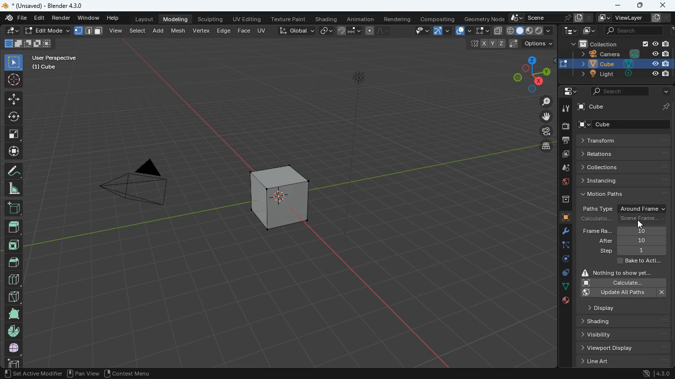 The height and width of the screenshot is (379, 675). Describe the element at coordinates (439, 19) in the screenshot. I see `compositing` at that location.